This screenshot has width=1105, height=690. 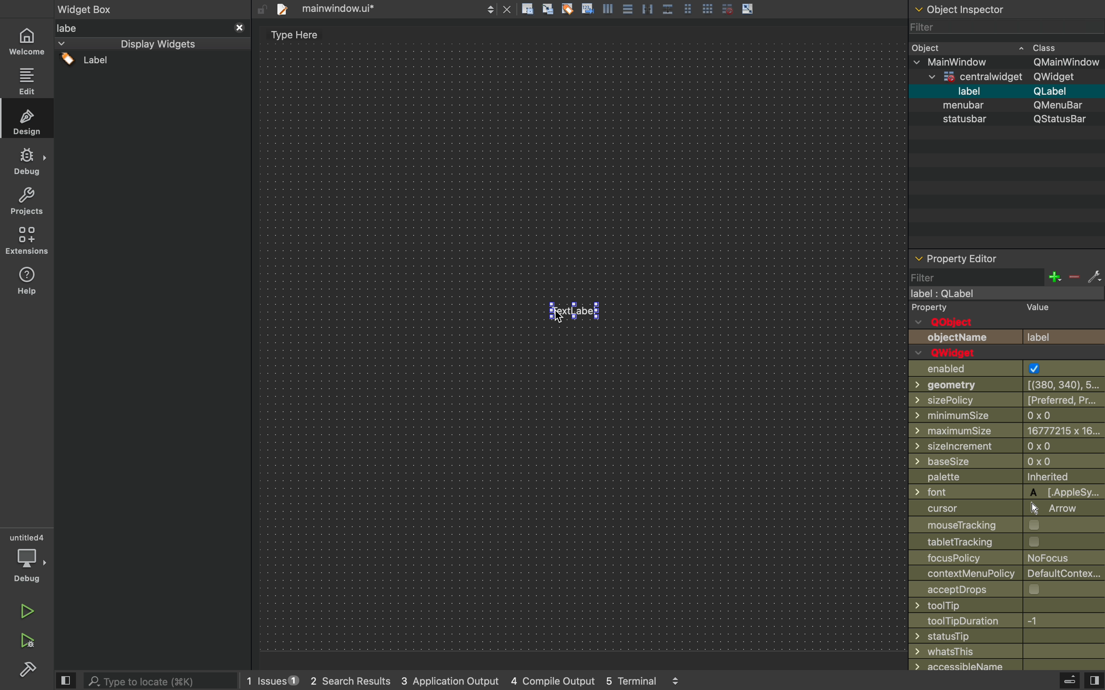 What do you see at coordinates (25, 610) in the screenshot?
I see `run ` at bounding box center [25, 610].